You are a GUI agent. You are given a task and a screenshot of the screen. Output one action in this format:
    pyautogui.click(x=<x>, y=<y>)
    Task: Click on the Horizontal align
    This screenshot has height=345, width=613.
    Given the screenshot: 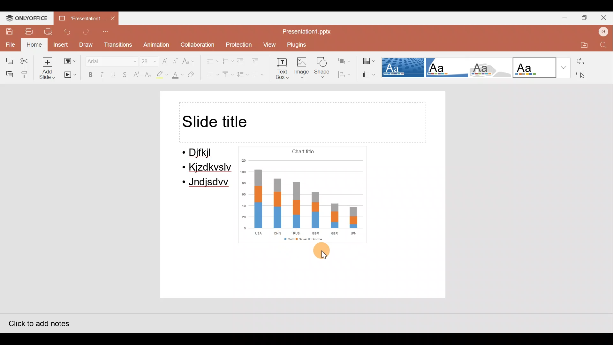 What is the action you would take?
    pyautogui.click(x=211, y=75)
    